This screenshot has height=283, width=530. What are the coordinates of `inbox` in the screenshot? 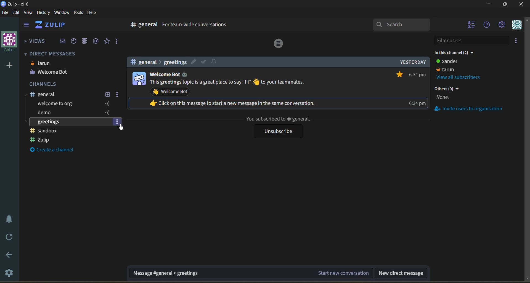 It's located at (63, 42).